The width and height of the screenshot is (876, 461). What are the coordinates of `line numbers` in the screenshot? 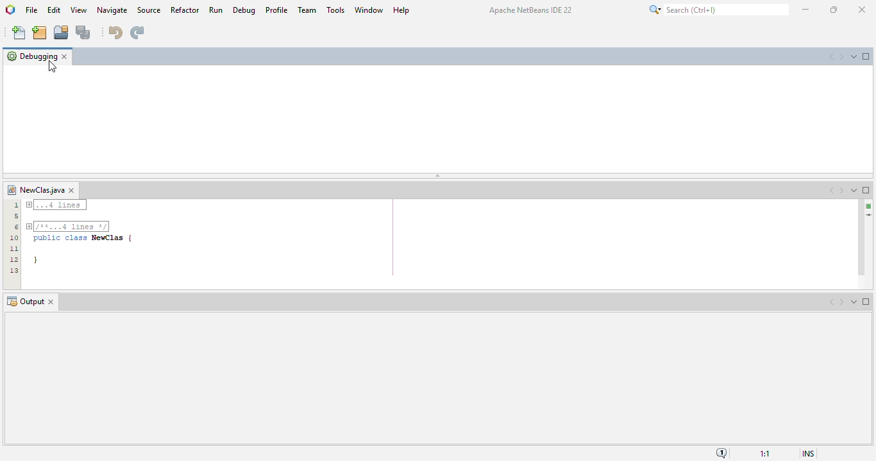 It's located at (13, 237).